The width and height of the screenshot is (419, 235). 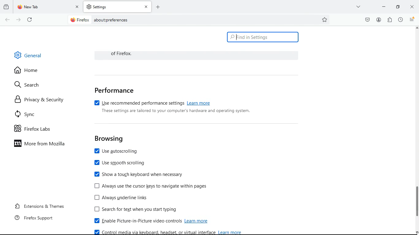 I want to click on @ Firefox, so click(x=79, y=20).